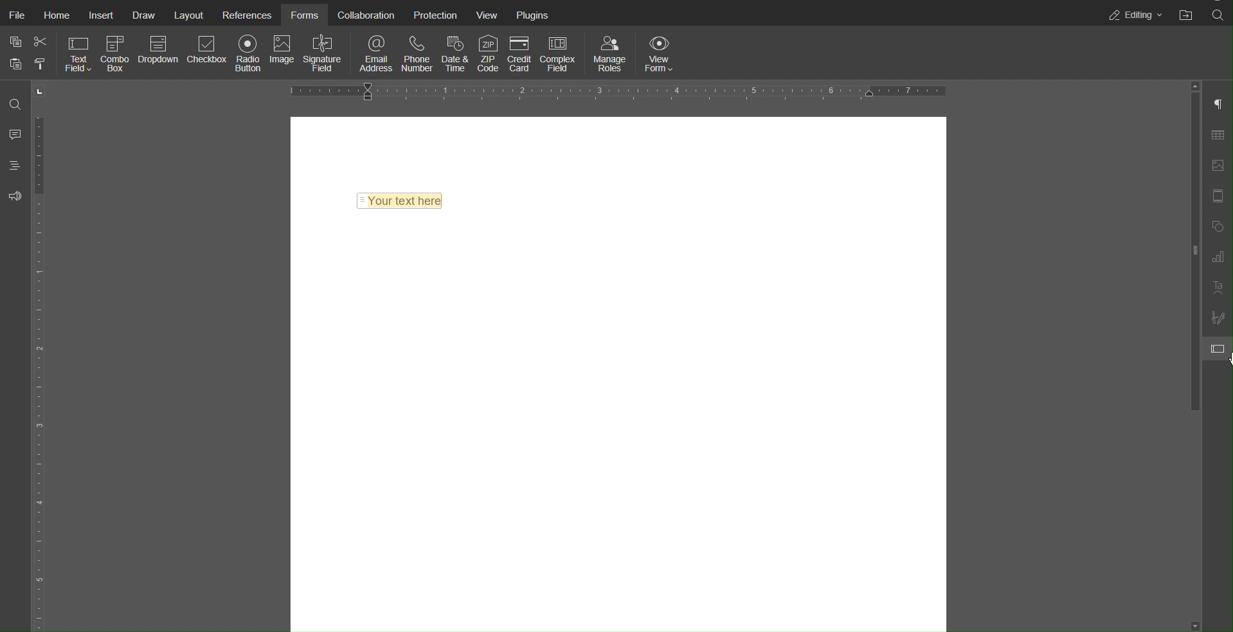 Image resolution: width=1233 pixels, height=632 pixels. What do you see at coordinates (16, 16) in the screenshot?
I see `File` at bounding box center [16, 16].